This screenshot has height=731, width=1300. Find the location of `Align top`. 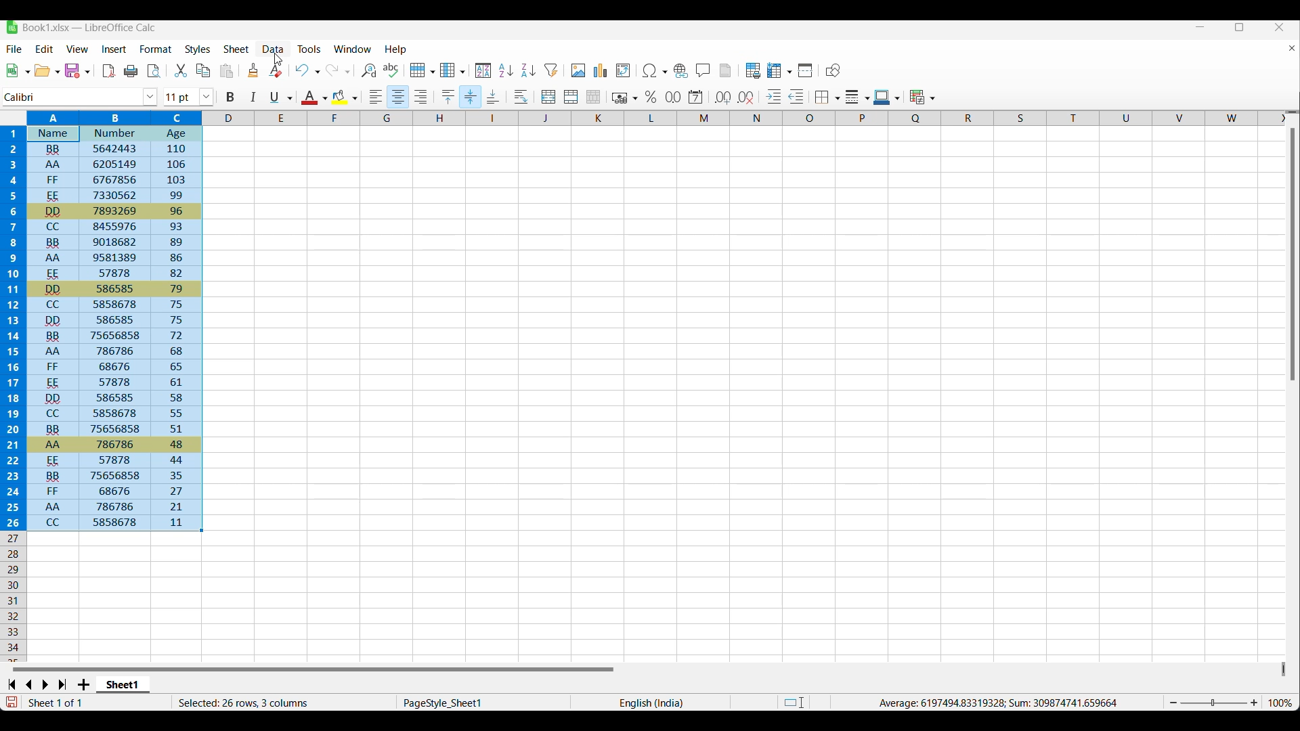

Align top is located at coordinates (448, 97).